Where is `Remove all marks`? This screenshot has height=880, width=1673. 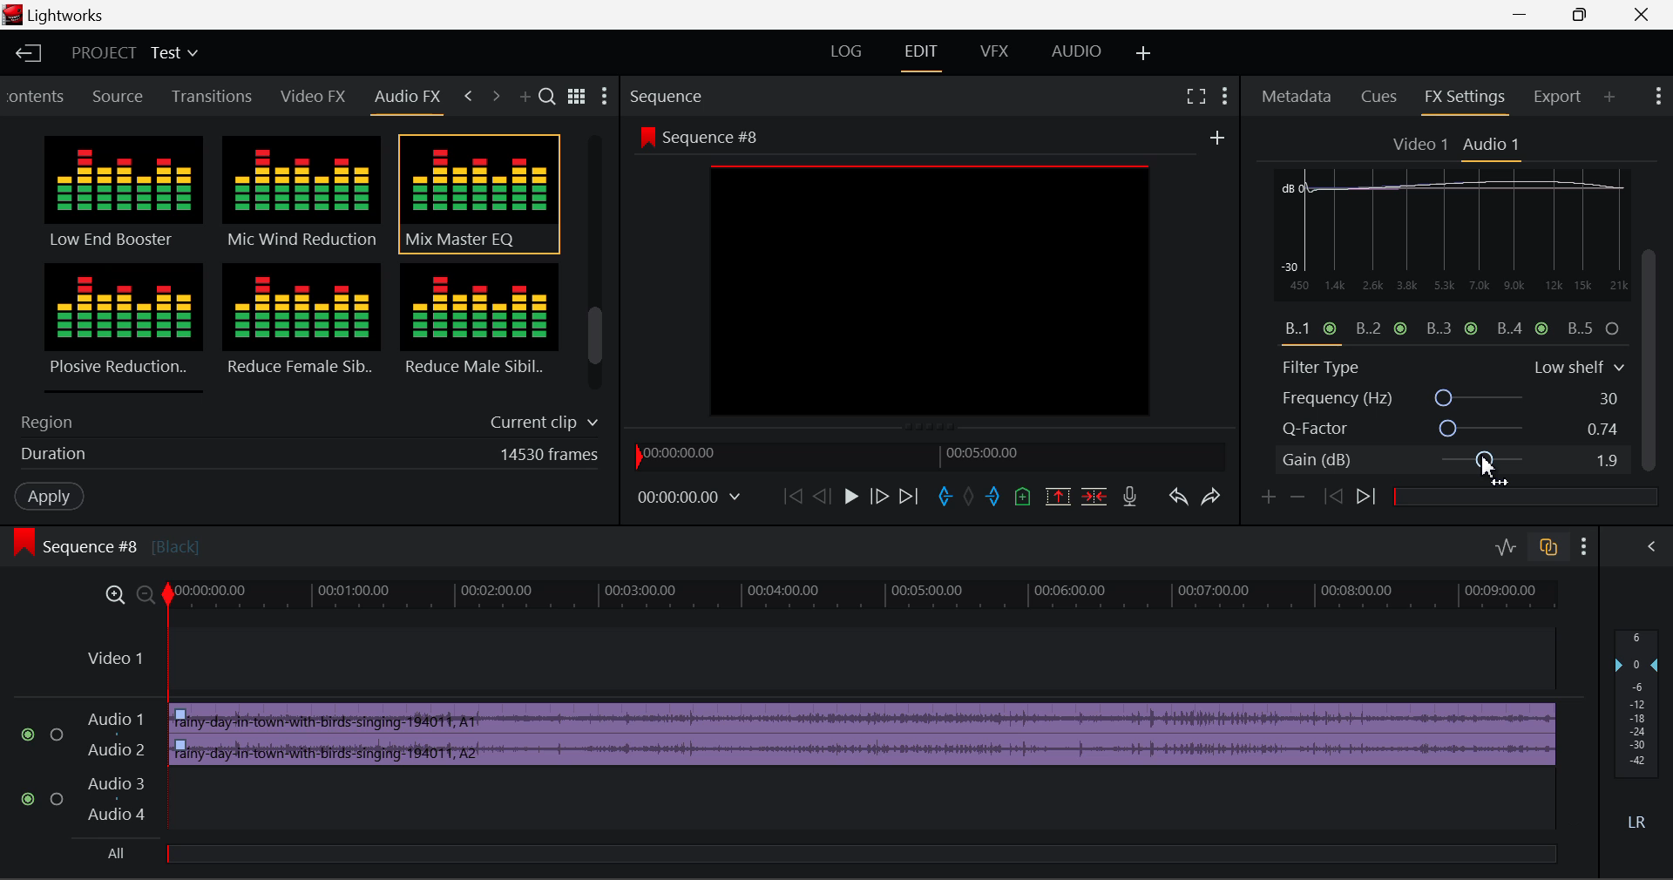
Remove all marks is located at coordinates (972, 498).